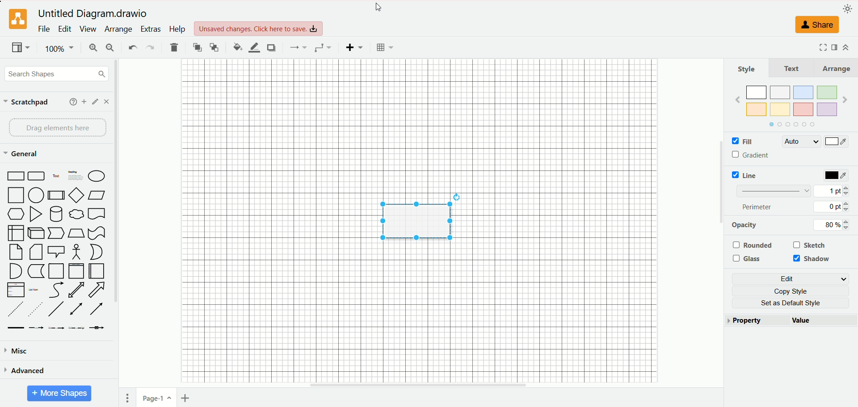  I want to click on fullscreen, so click(821, 47).